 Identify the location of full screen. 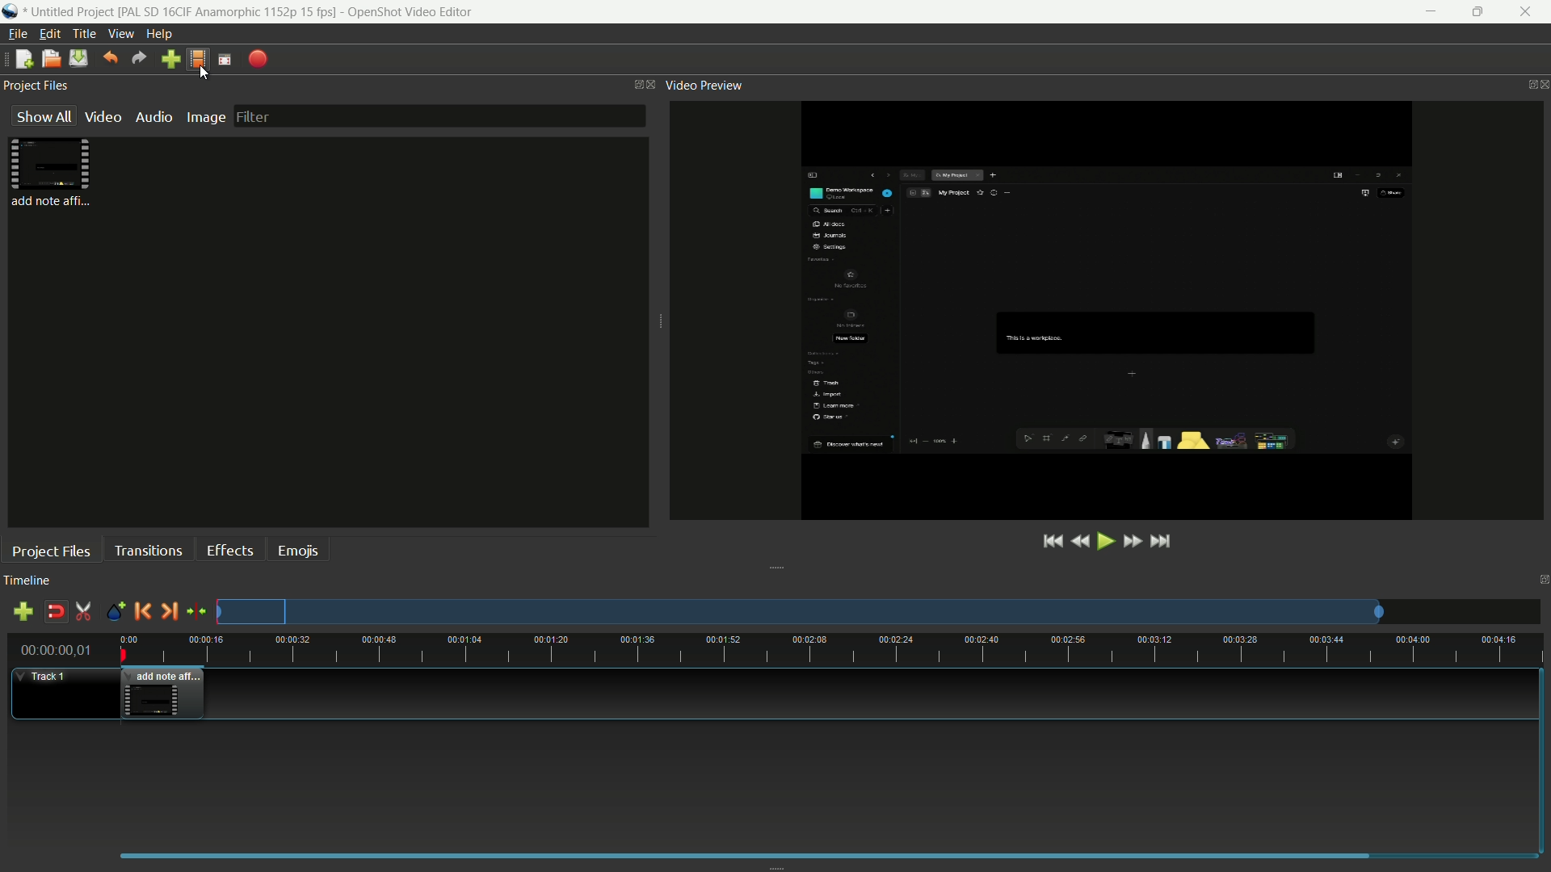
(226, 60).